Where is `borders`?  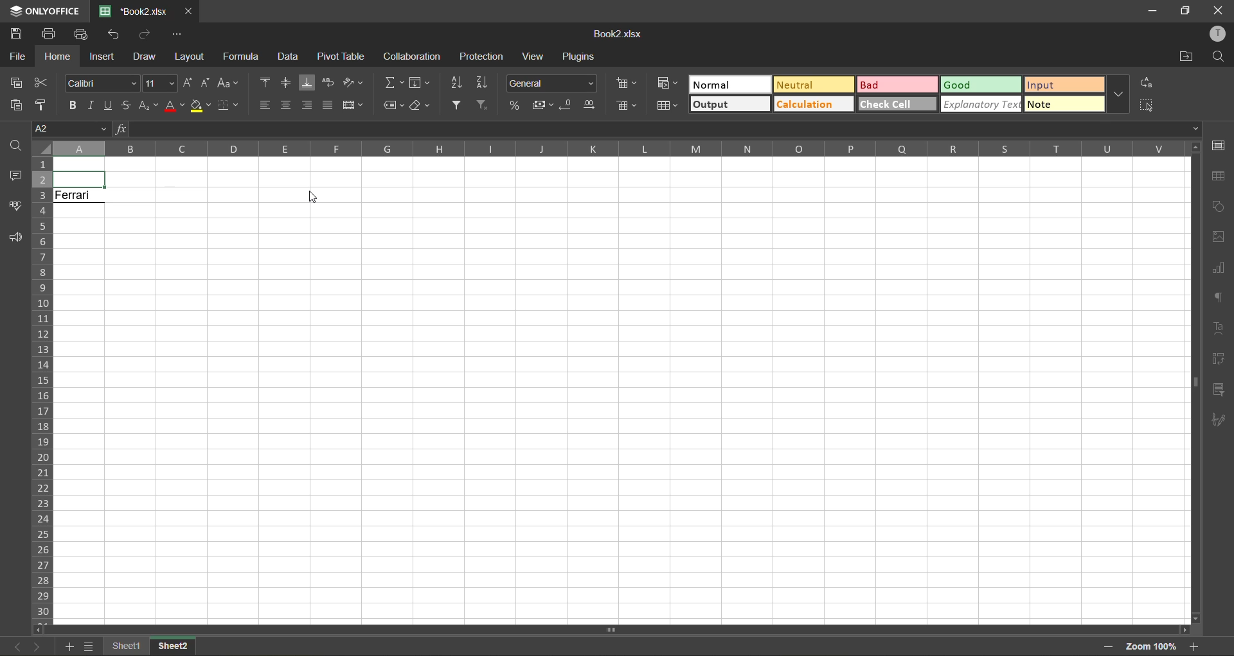 borders is located at coordinates (228, 107).